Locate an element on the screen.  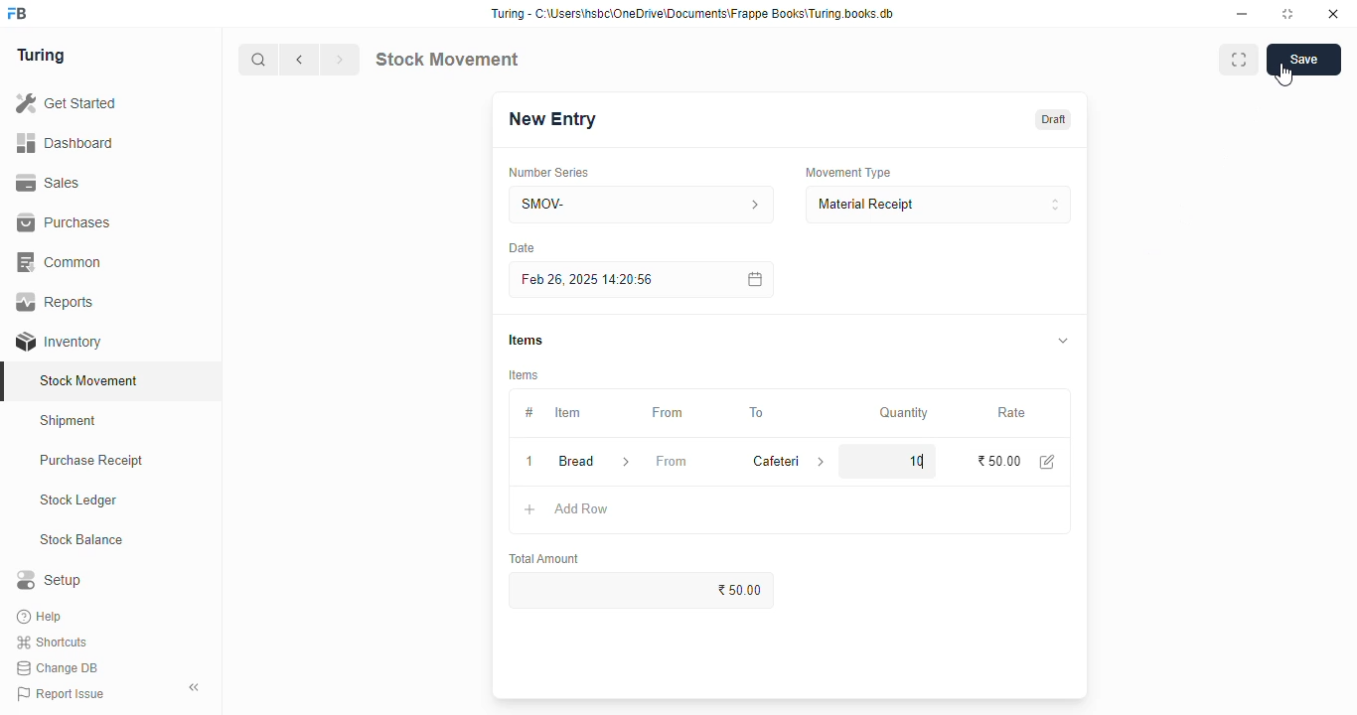
to is located at coordinates (758, 413).